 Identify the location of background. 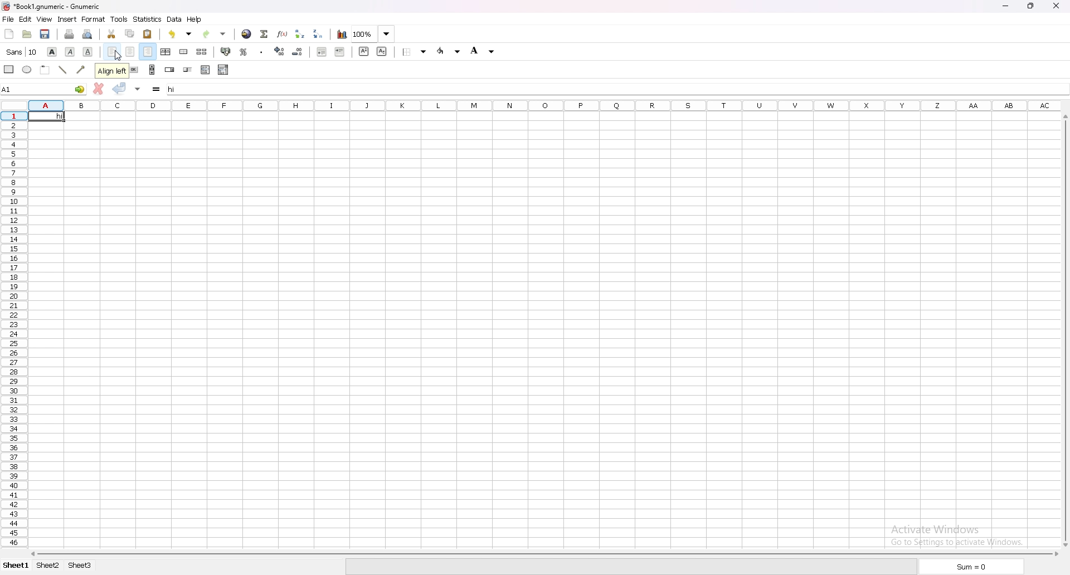
(484, 50).